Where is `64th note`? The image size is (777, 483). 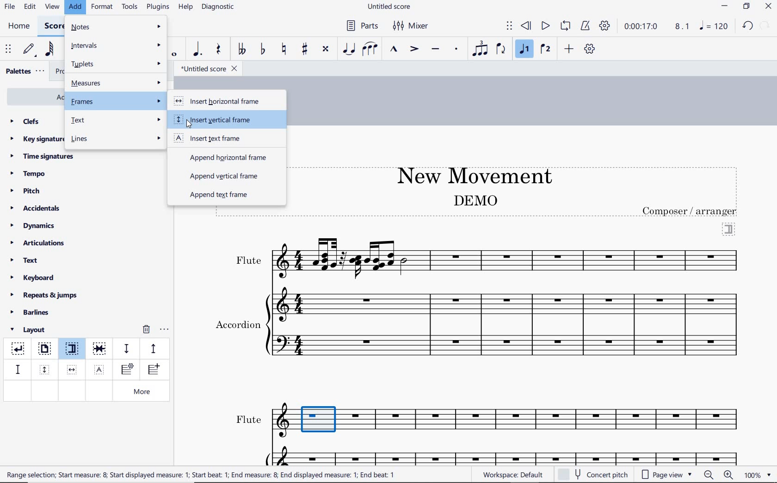 64th note is located at coordinates (50, 49).